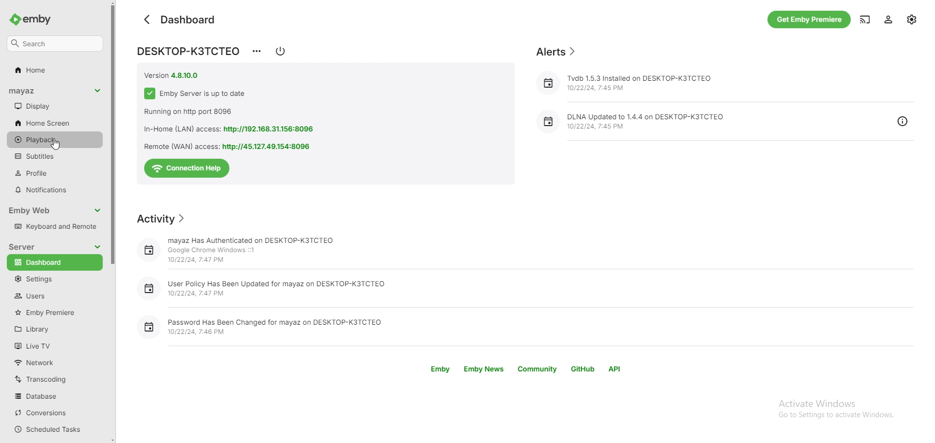 The width and height of the screenshot is (935, 443). Describe the element at coordinates (51, 346) in the screenshot. I see `live tv` at that location.